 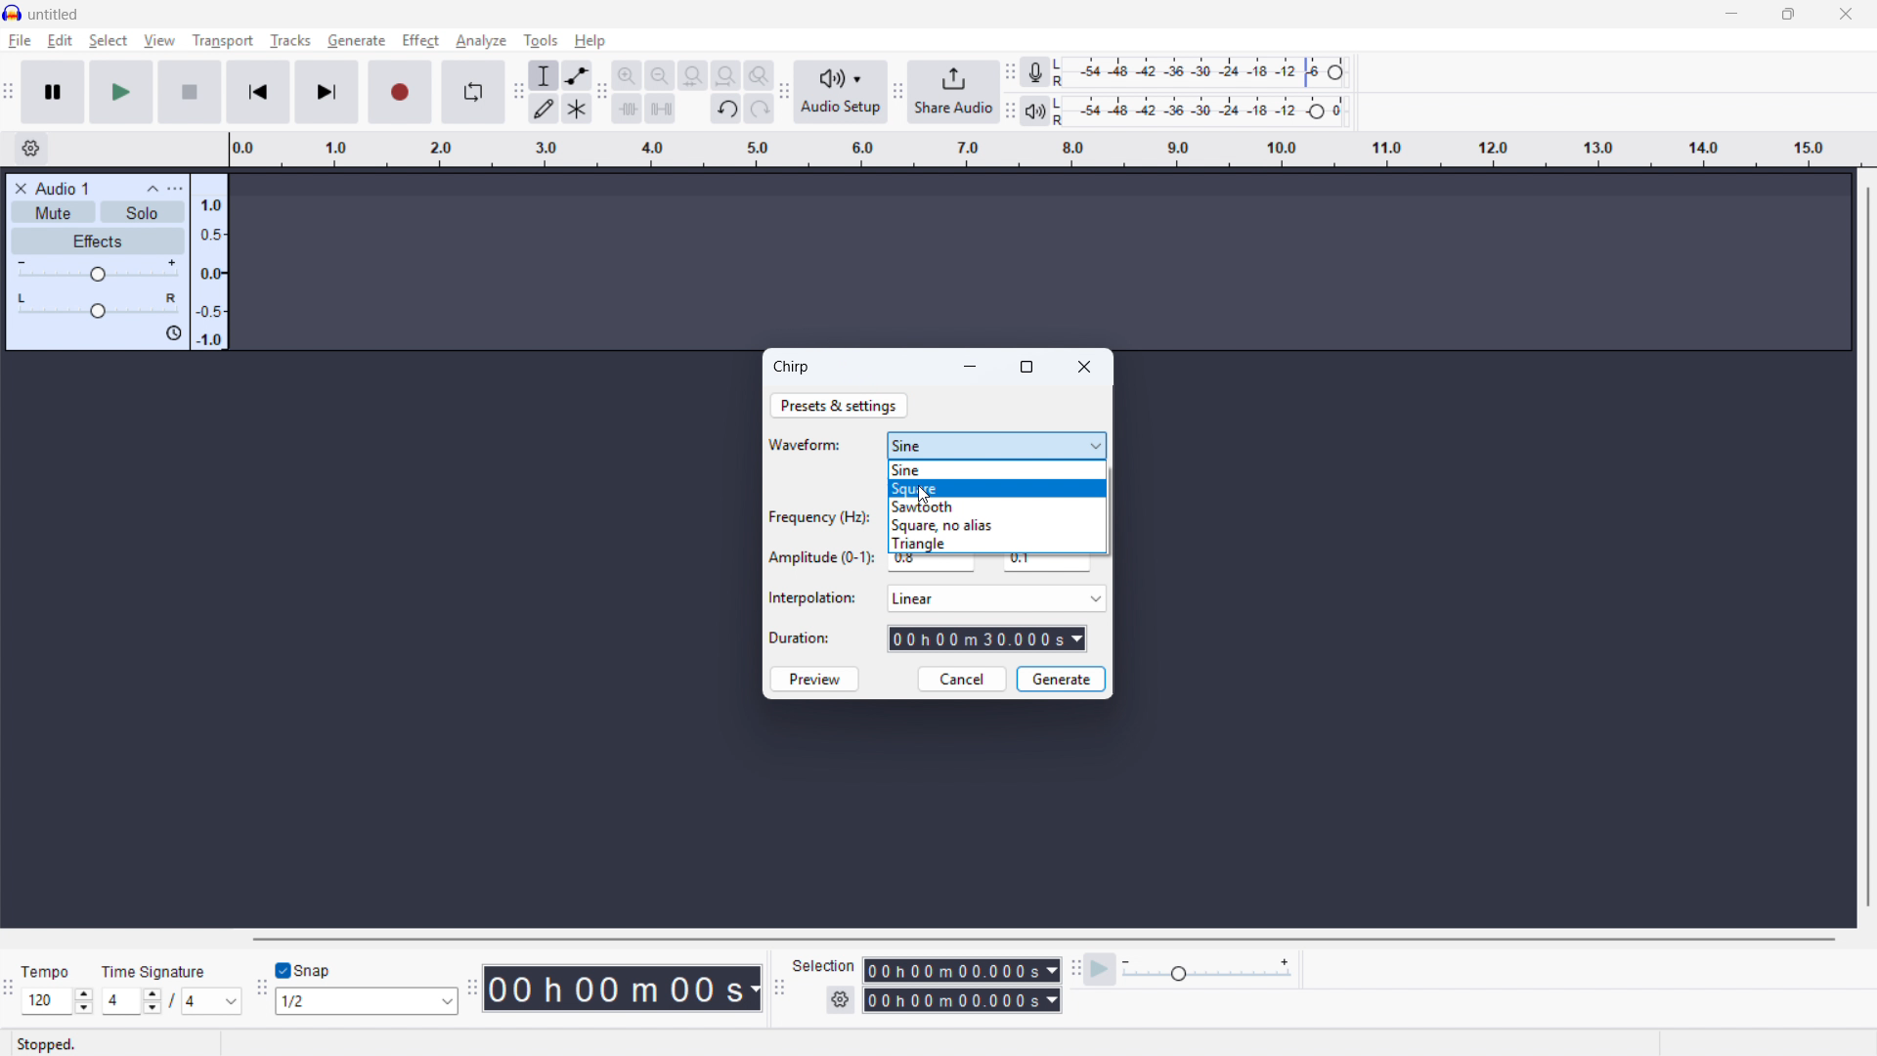 I want to click on Timeline , so click(x=1044, y=150).